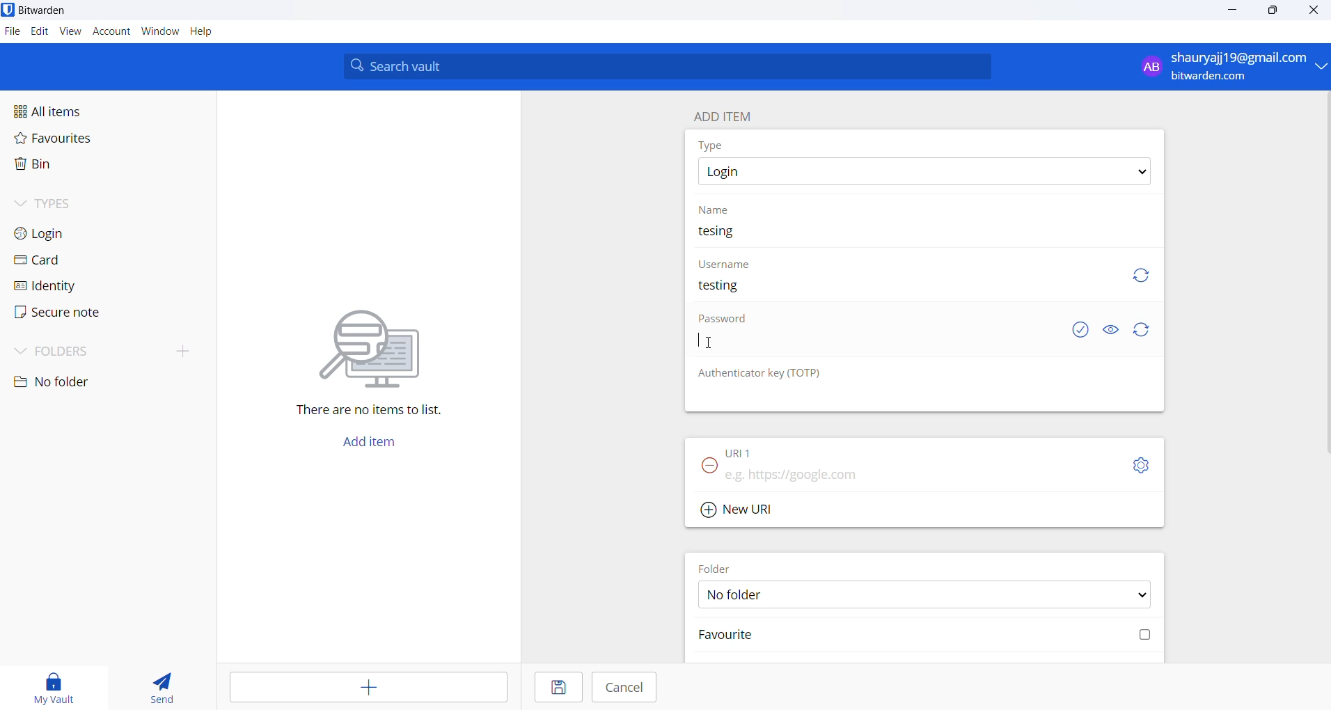 The height and width of the screenshot is (710, 1331). I want to click on add item button, so click(377, 445).